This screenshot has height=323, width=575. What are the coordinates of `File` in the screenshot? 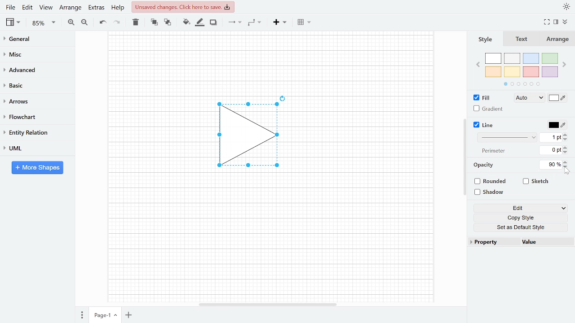 It's located at (10, 7).